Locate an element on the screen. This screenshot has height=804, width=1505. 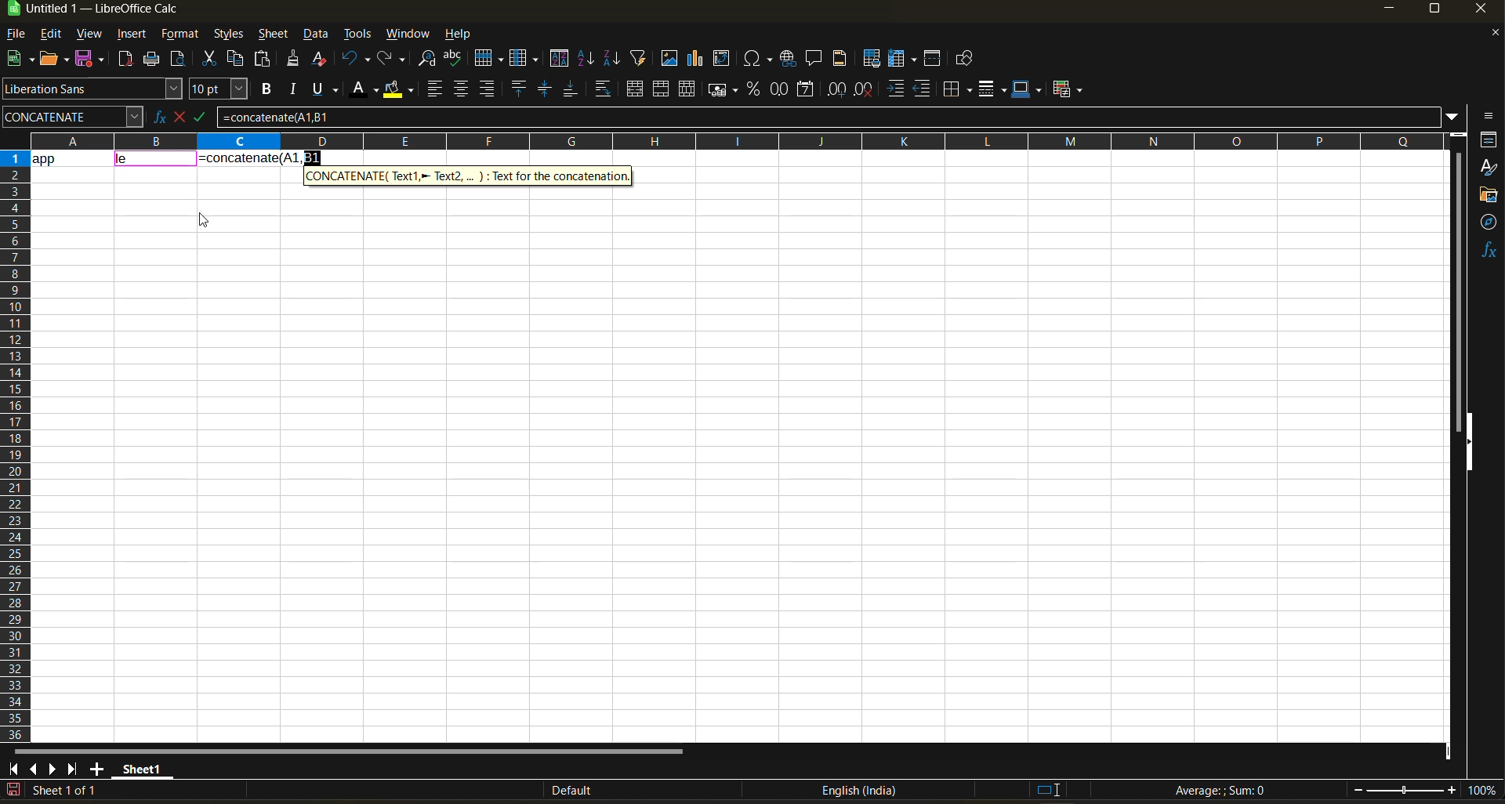
insert is located at coordinates (131, 34).